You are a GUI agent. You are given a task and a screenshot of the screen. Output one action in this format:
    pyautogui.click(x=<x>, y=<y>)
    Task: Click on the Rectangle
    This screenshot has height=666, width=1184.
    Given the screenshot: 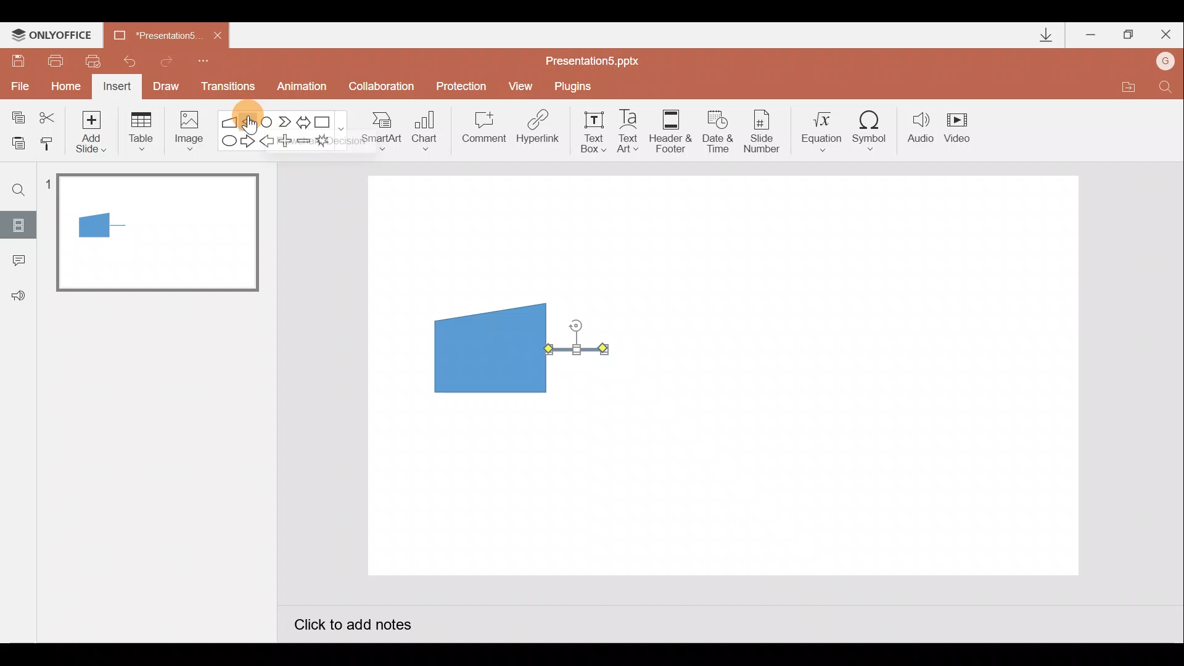 What is the action you would take?
    pyautogui.click(x=326, y=121)
    